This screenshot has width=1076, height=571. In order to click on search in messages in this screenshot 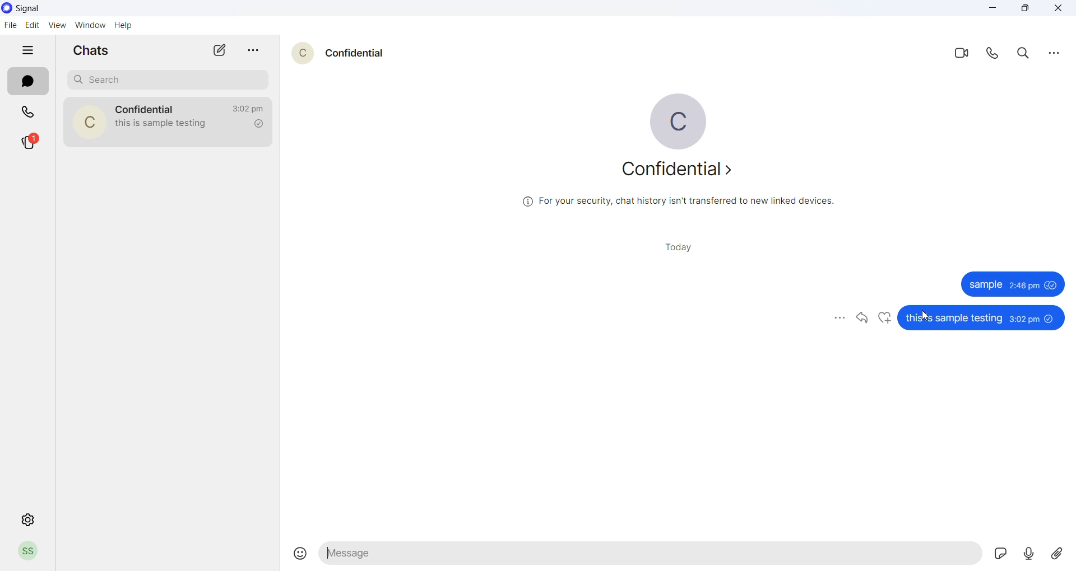, I will do `click(1024, 56)`.